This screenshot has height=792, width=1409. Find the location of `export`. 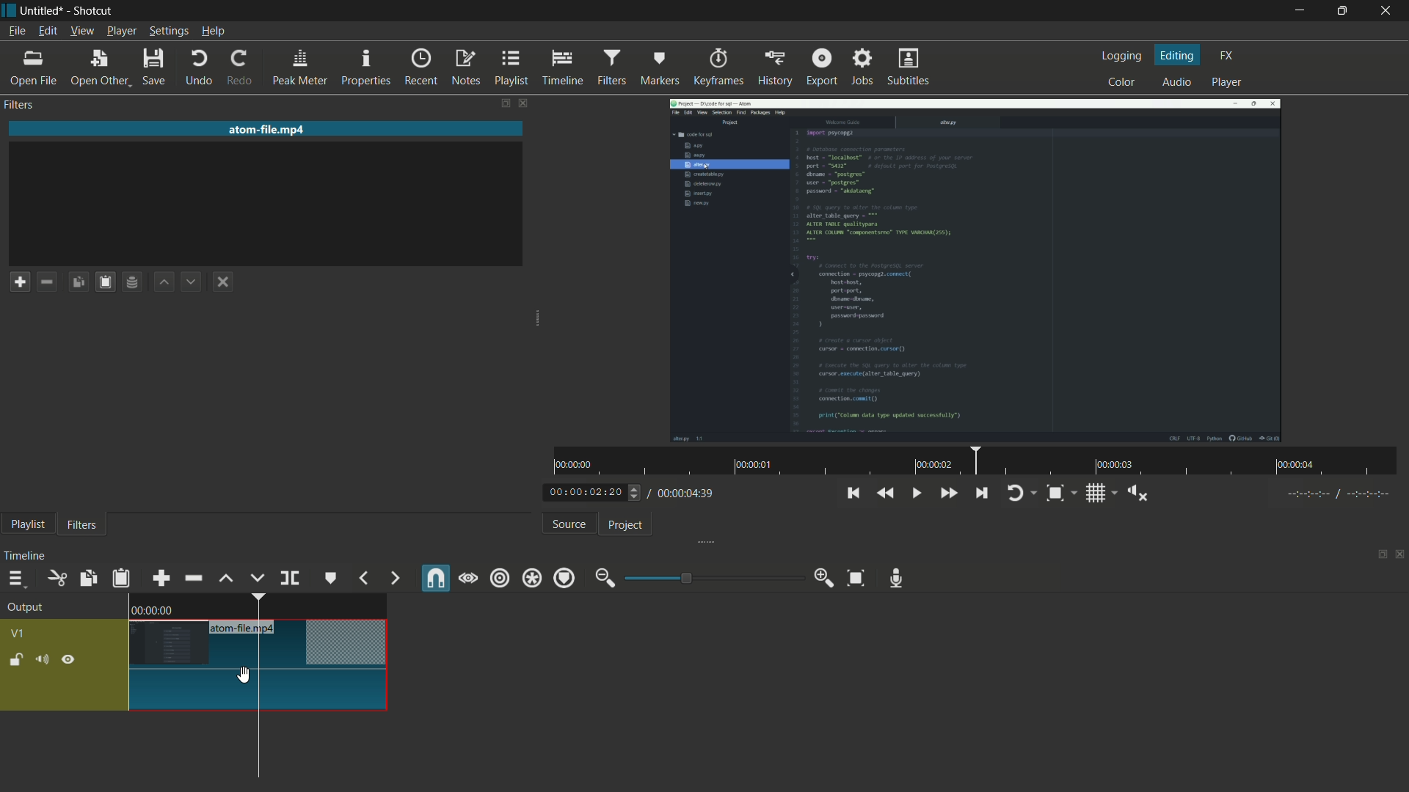

export is located at coordinates (823, 67).